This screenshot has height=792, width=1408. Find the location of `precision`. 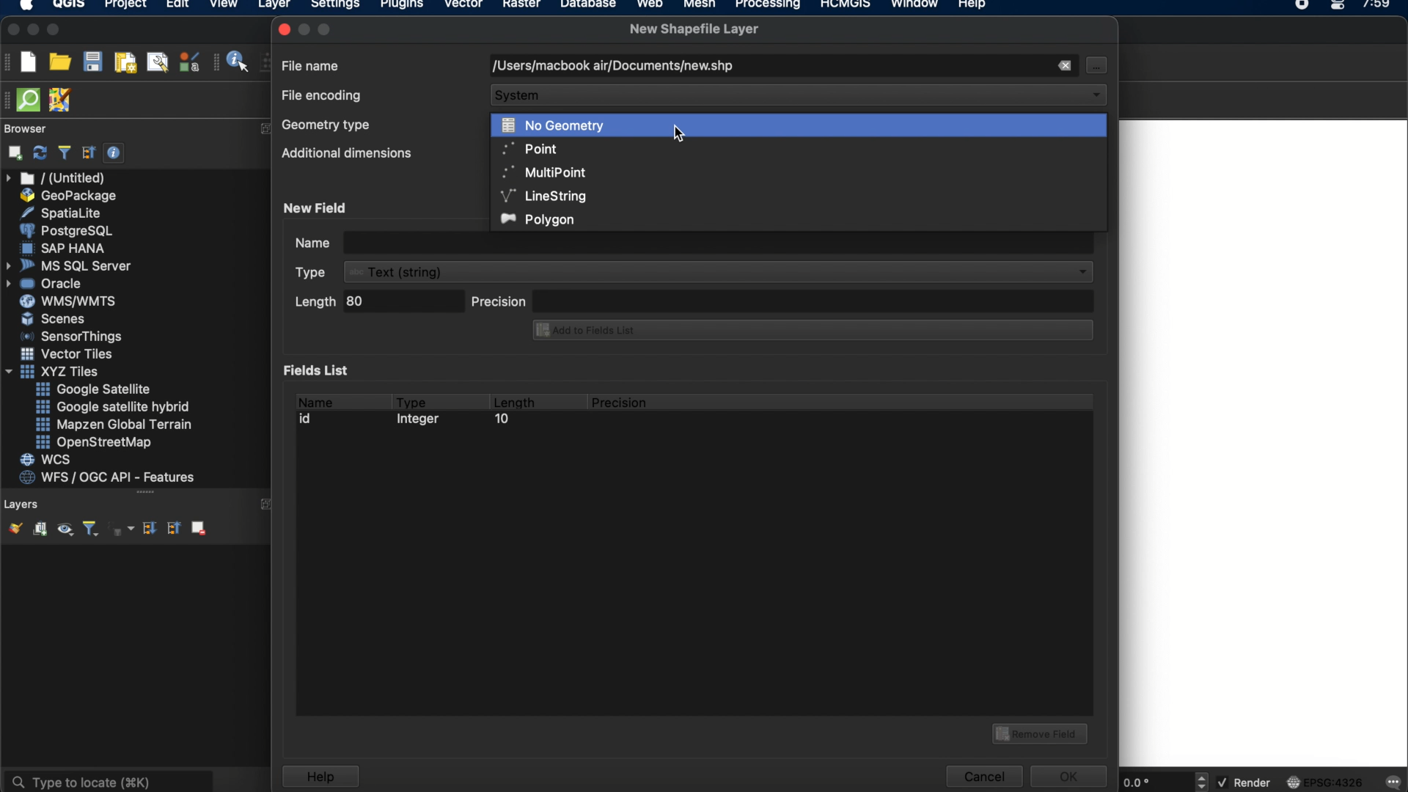

precision is located at coordinates (621, 403).